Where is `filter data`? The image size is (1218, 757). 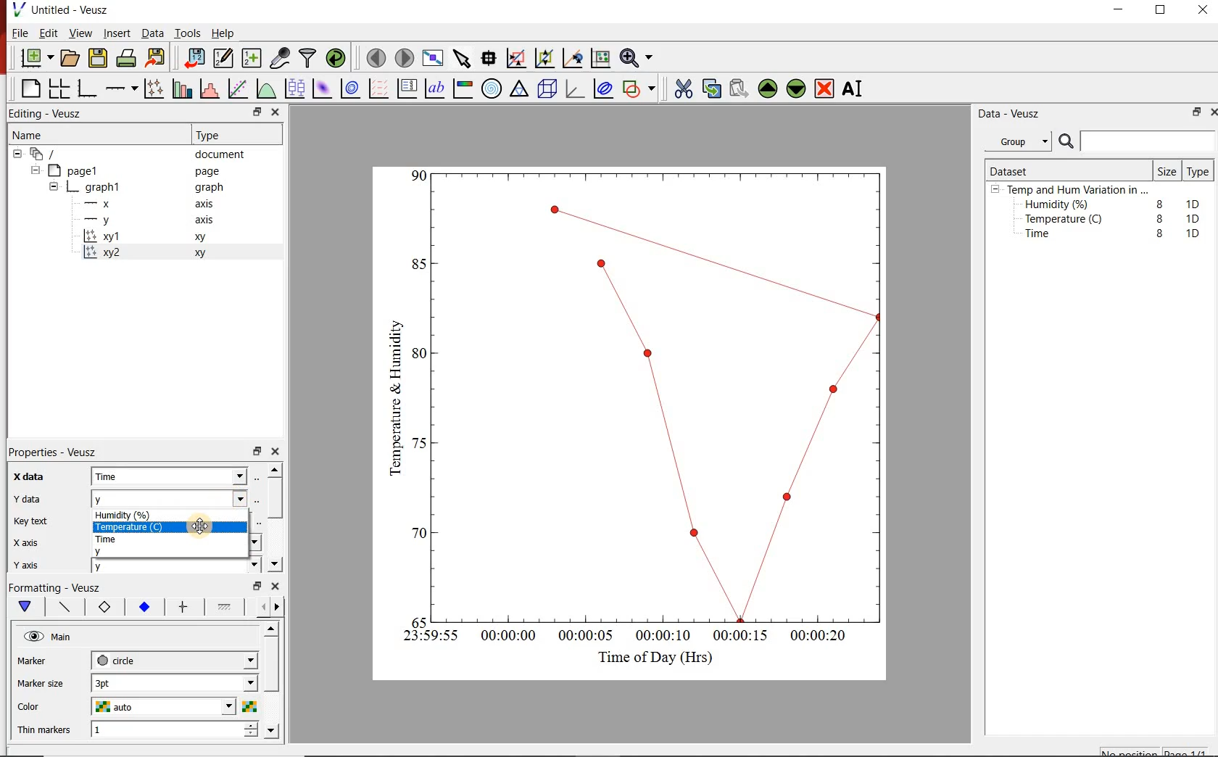
filter data is located at coordinates (308, 59).